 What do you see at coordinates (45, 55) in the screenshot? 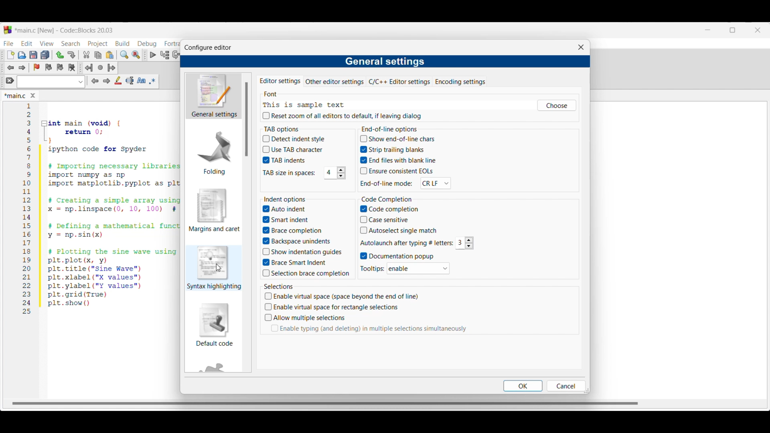
I see `Save everything` at bounding box center [45, 55].